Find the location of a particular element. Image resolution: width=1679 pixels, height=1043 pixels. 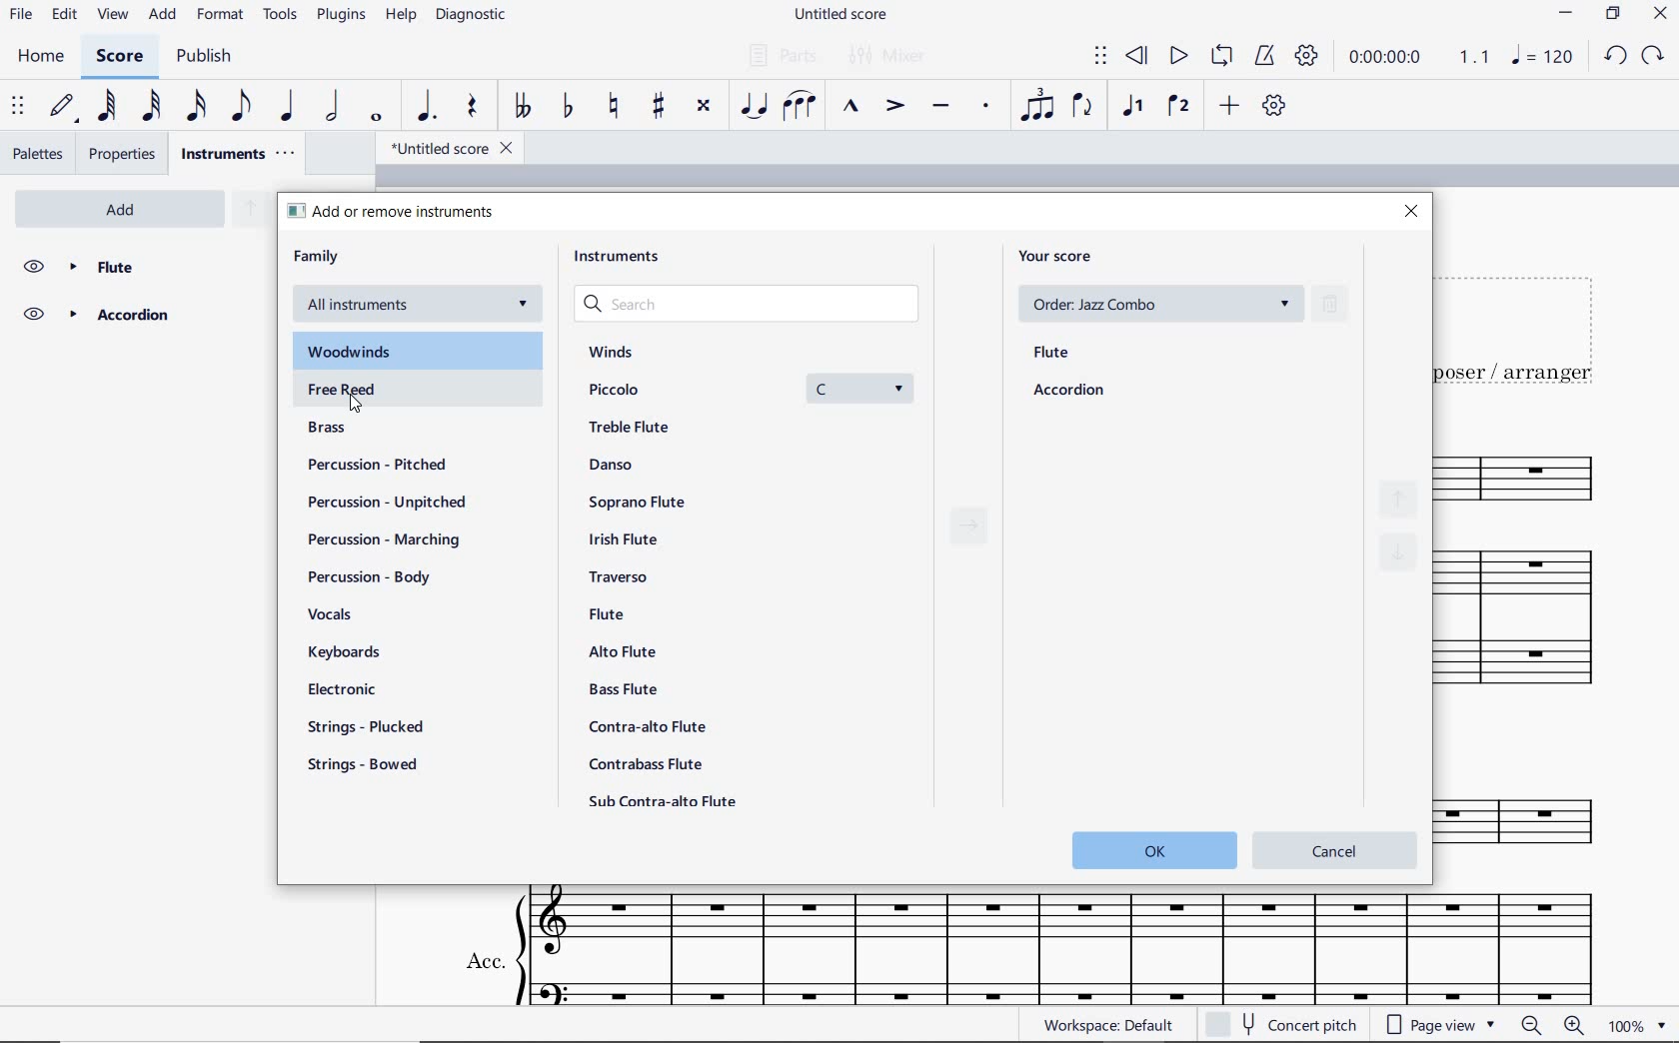

your score is located at coordinates (1059, 257).